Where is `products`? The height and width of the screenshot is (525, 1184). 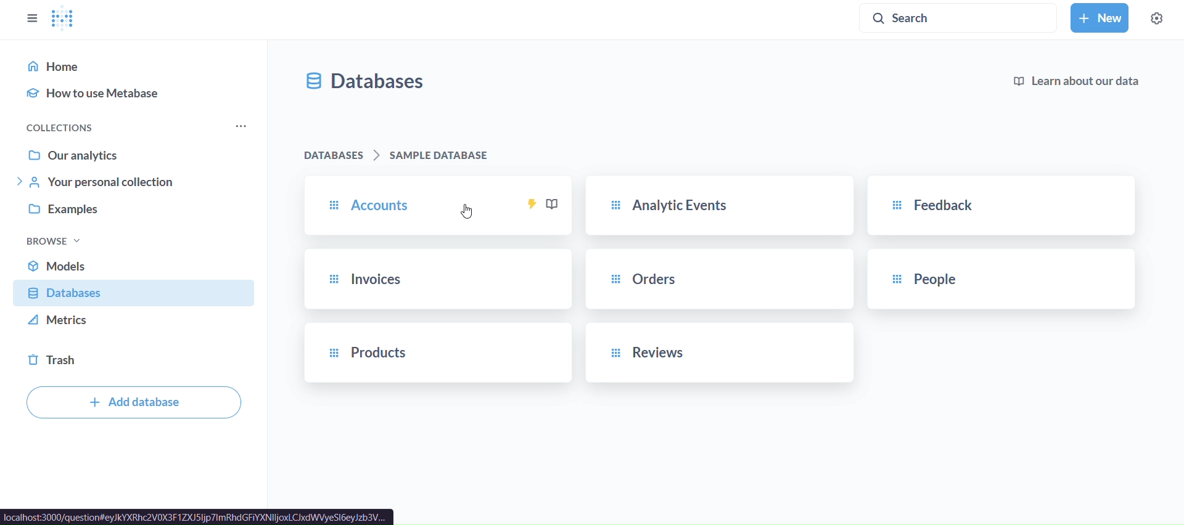
products is located at coordinates (437, 354).